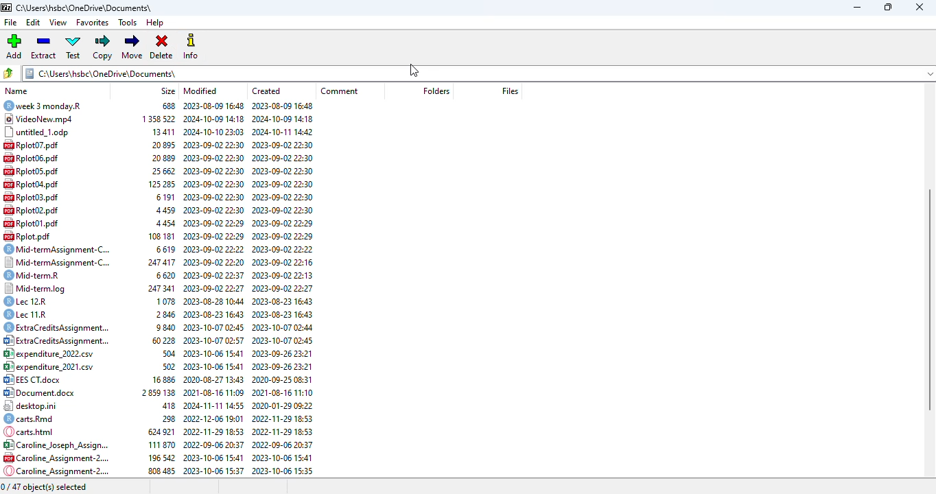 The height and width of the screenshot is (494, 936). I want to click on 808485, so click(159, 470).